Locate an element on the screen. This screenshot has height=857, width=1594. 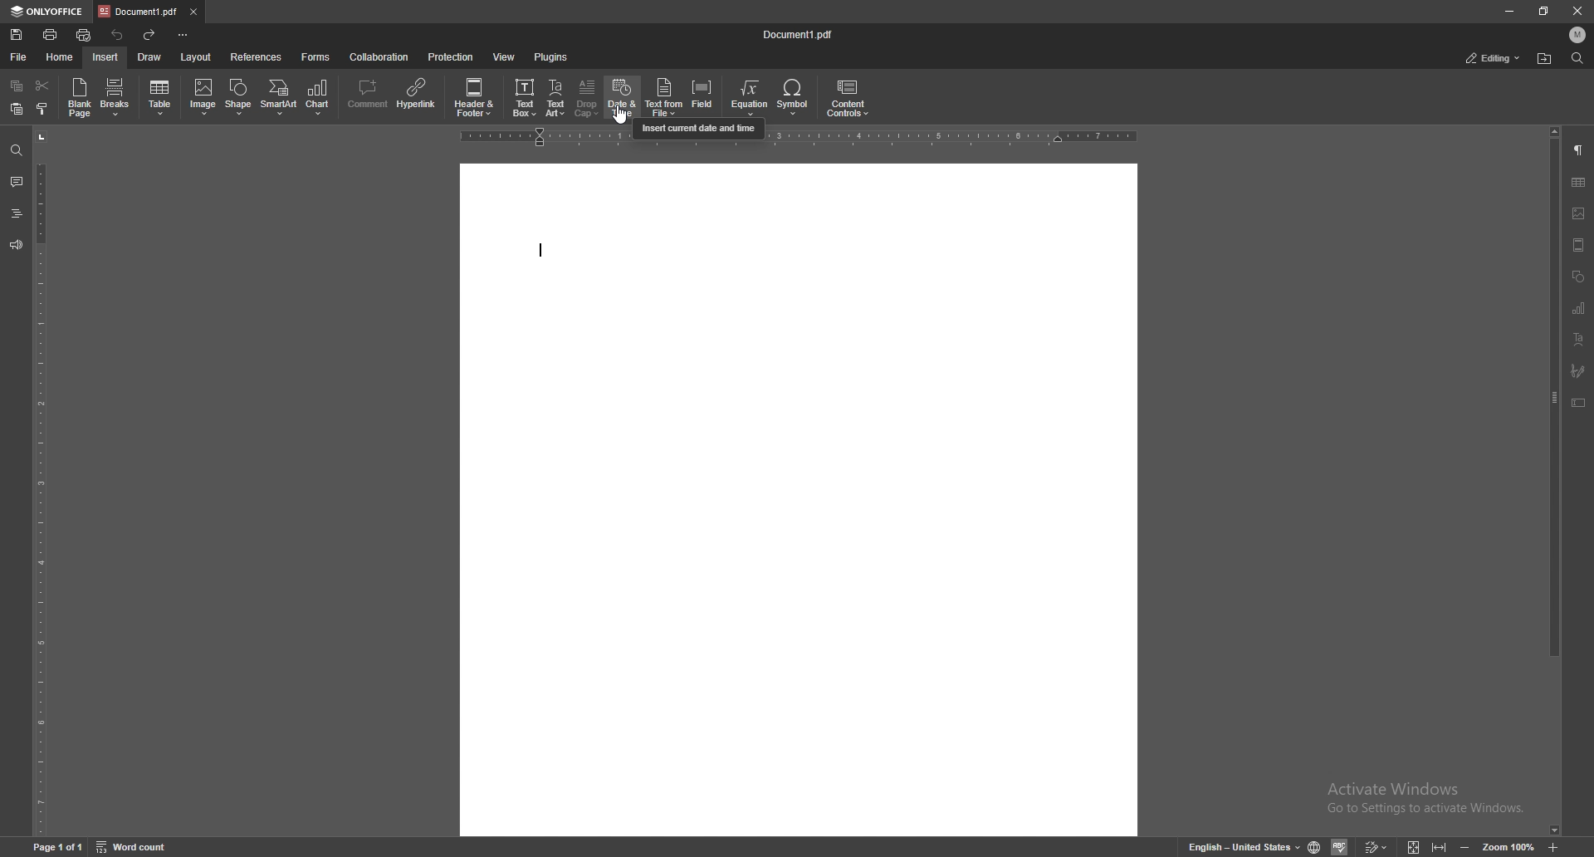
zoom in is located at coordinates (1555, 846).